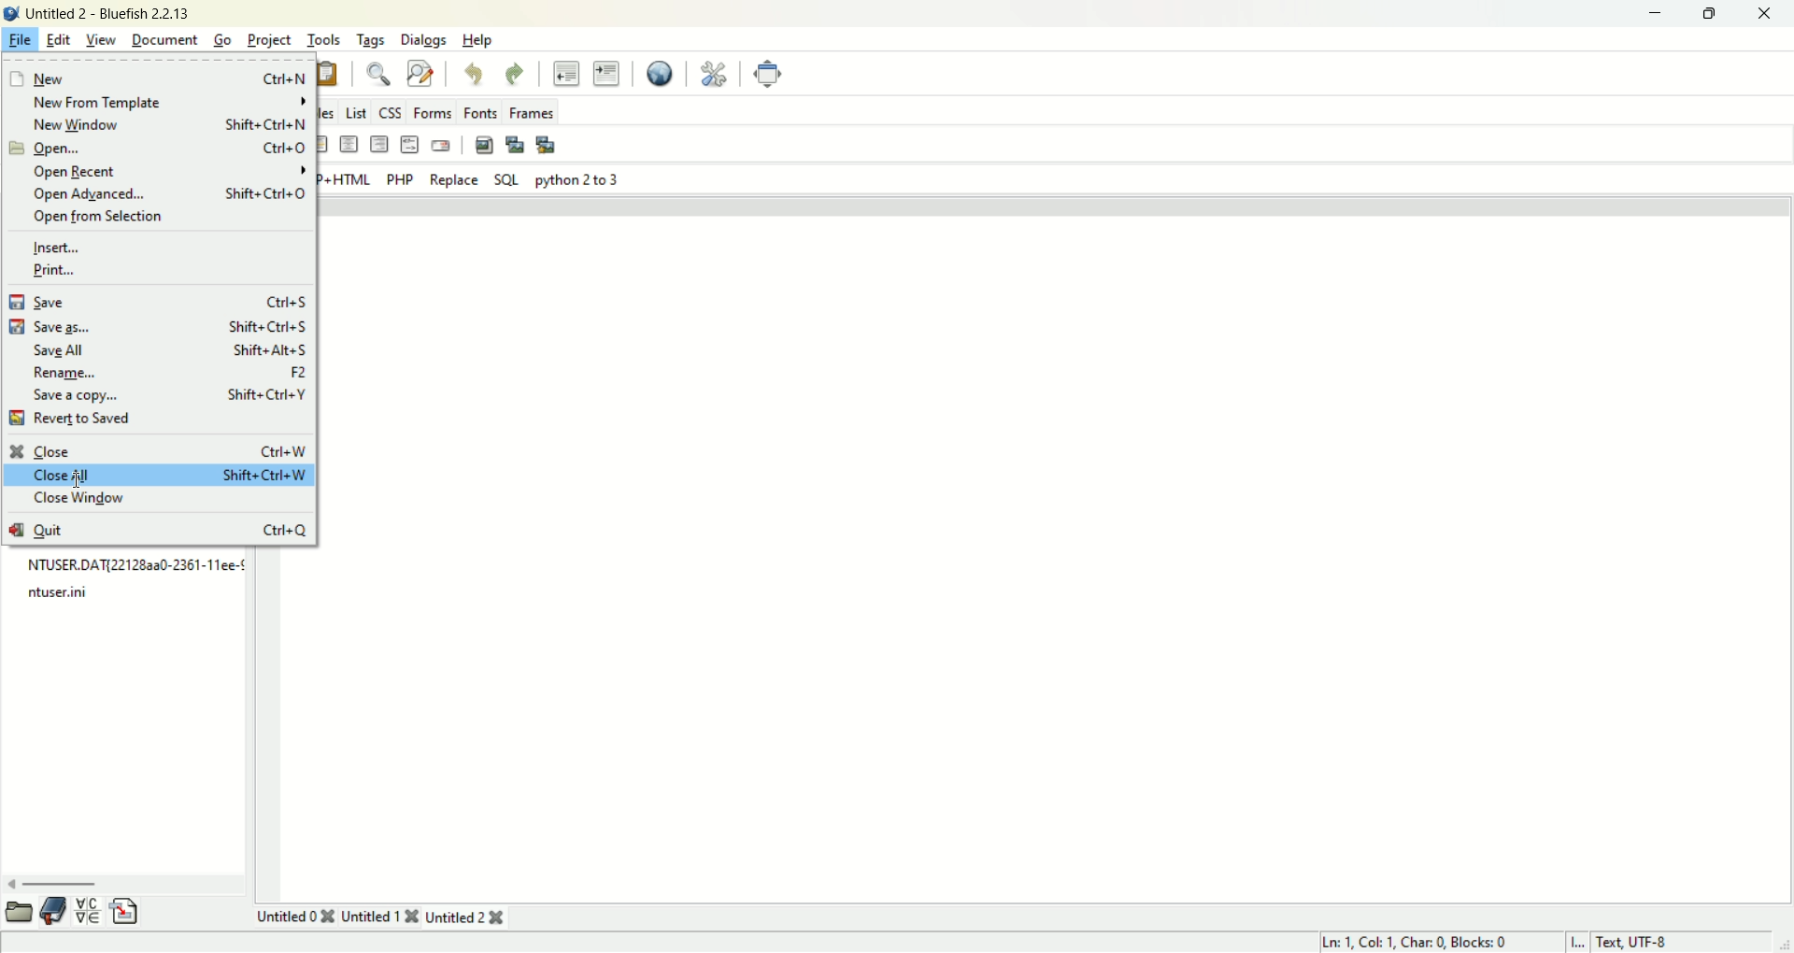 The height and width of the screenshot is (953, 1794). What do you see at coordinates (1579, 941) in the screenshot?
I see `I` at bounding box center [1579, 941].